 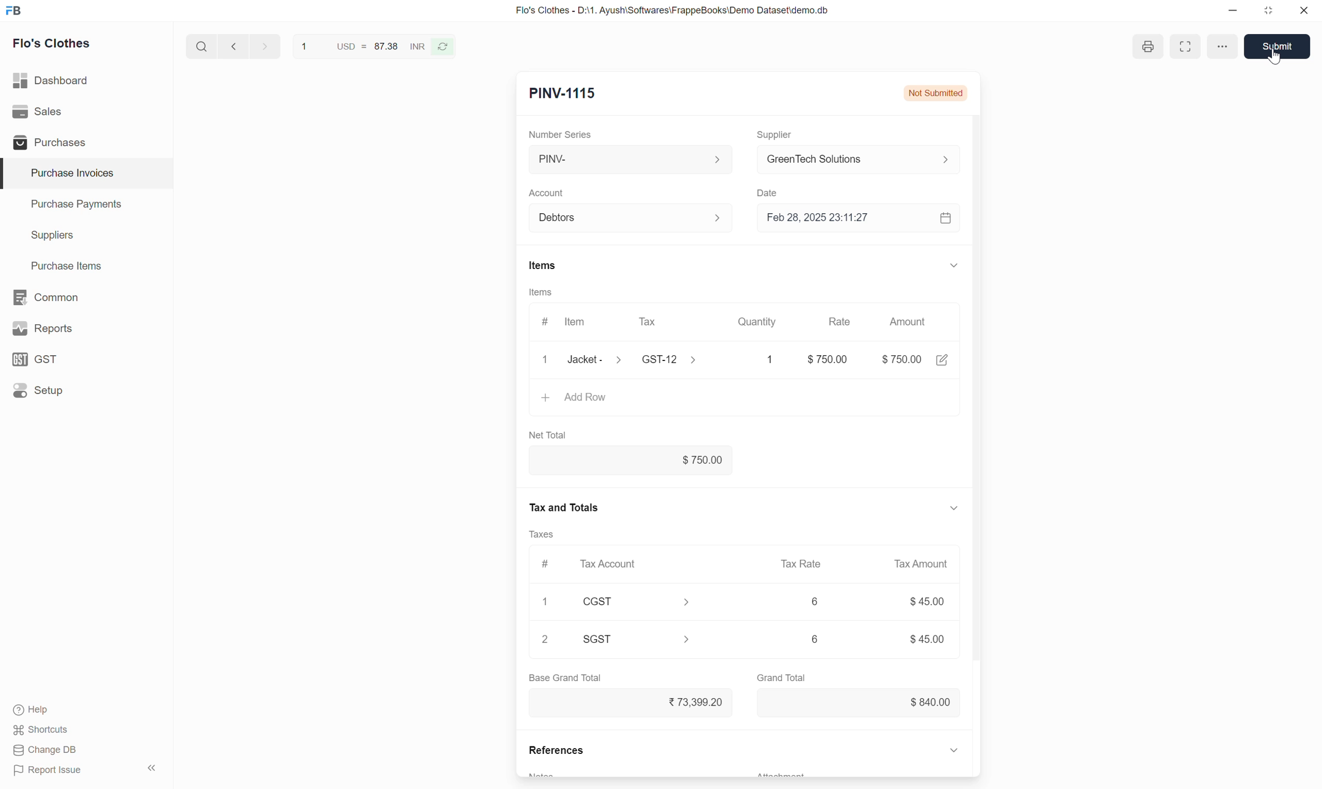 I want to click on Number Series, so click(x=560, y=135).